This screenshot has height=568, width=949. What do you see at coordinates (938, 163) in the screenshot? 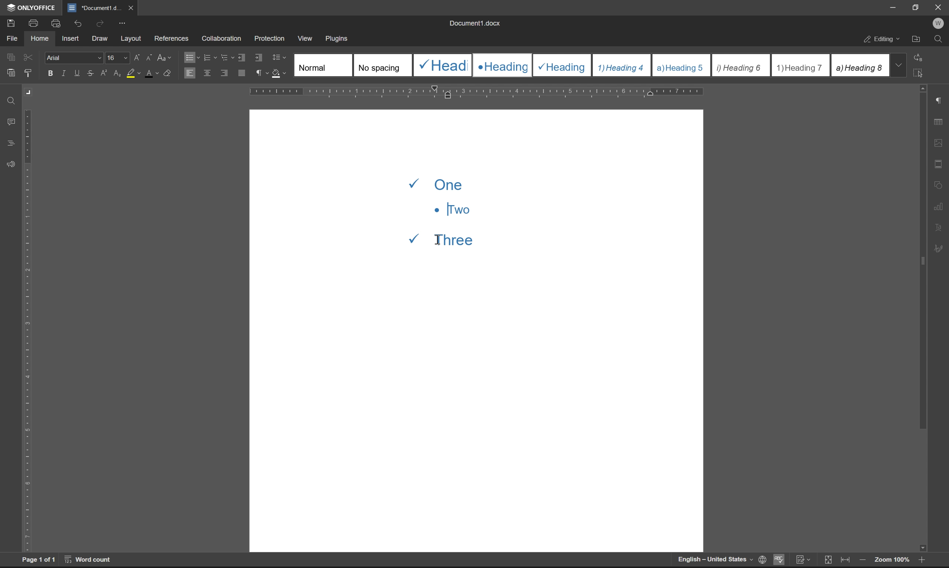
I see `header & footer settings` at bounding box center [938, 163].